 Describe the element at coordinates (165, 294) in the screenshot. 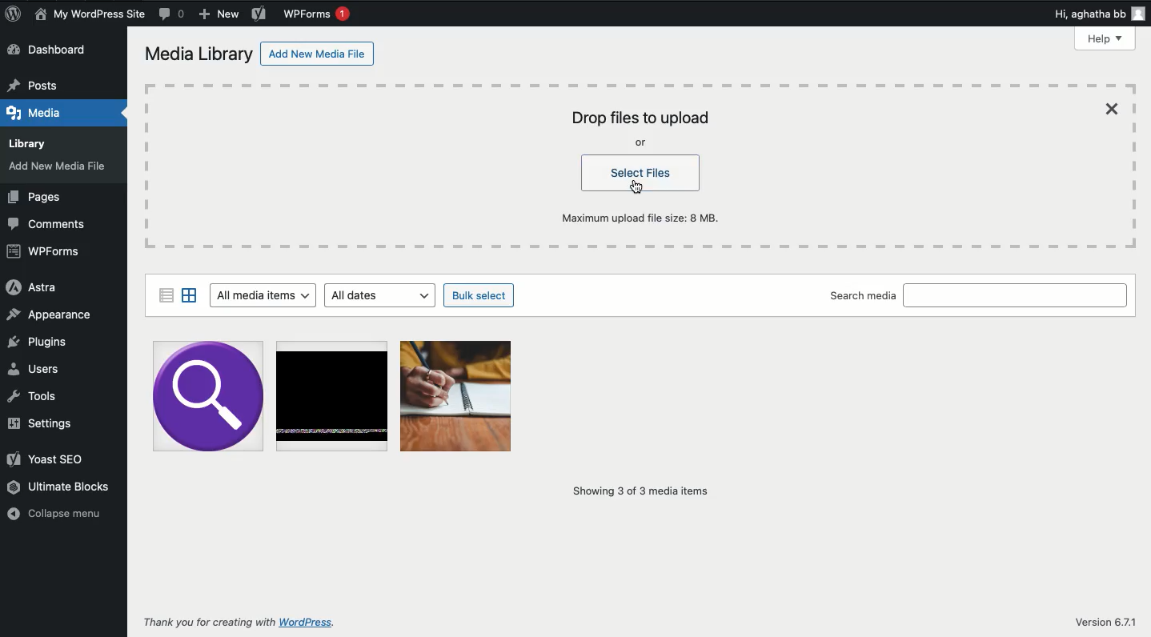

I see `Sidebar` at that location.